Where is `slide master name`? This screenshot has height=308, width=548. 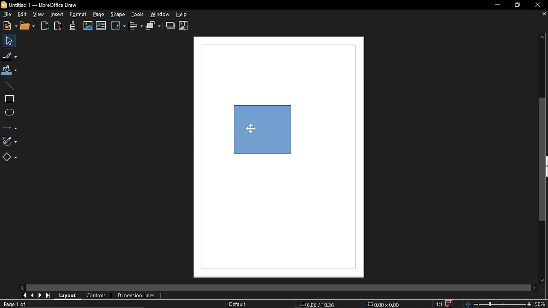
slide master name is located at coordinates (237, 305).